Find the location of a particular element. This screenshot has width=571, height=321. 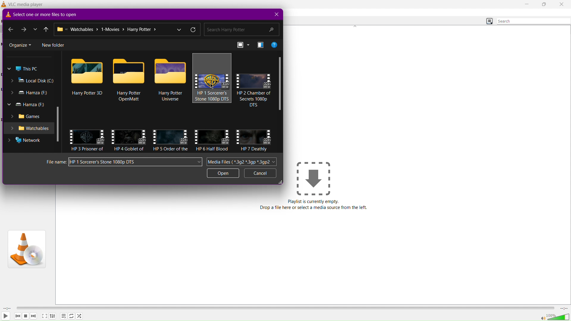

Playlist is currently empty. is located at coordinates (314, 202).